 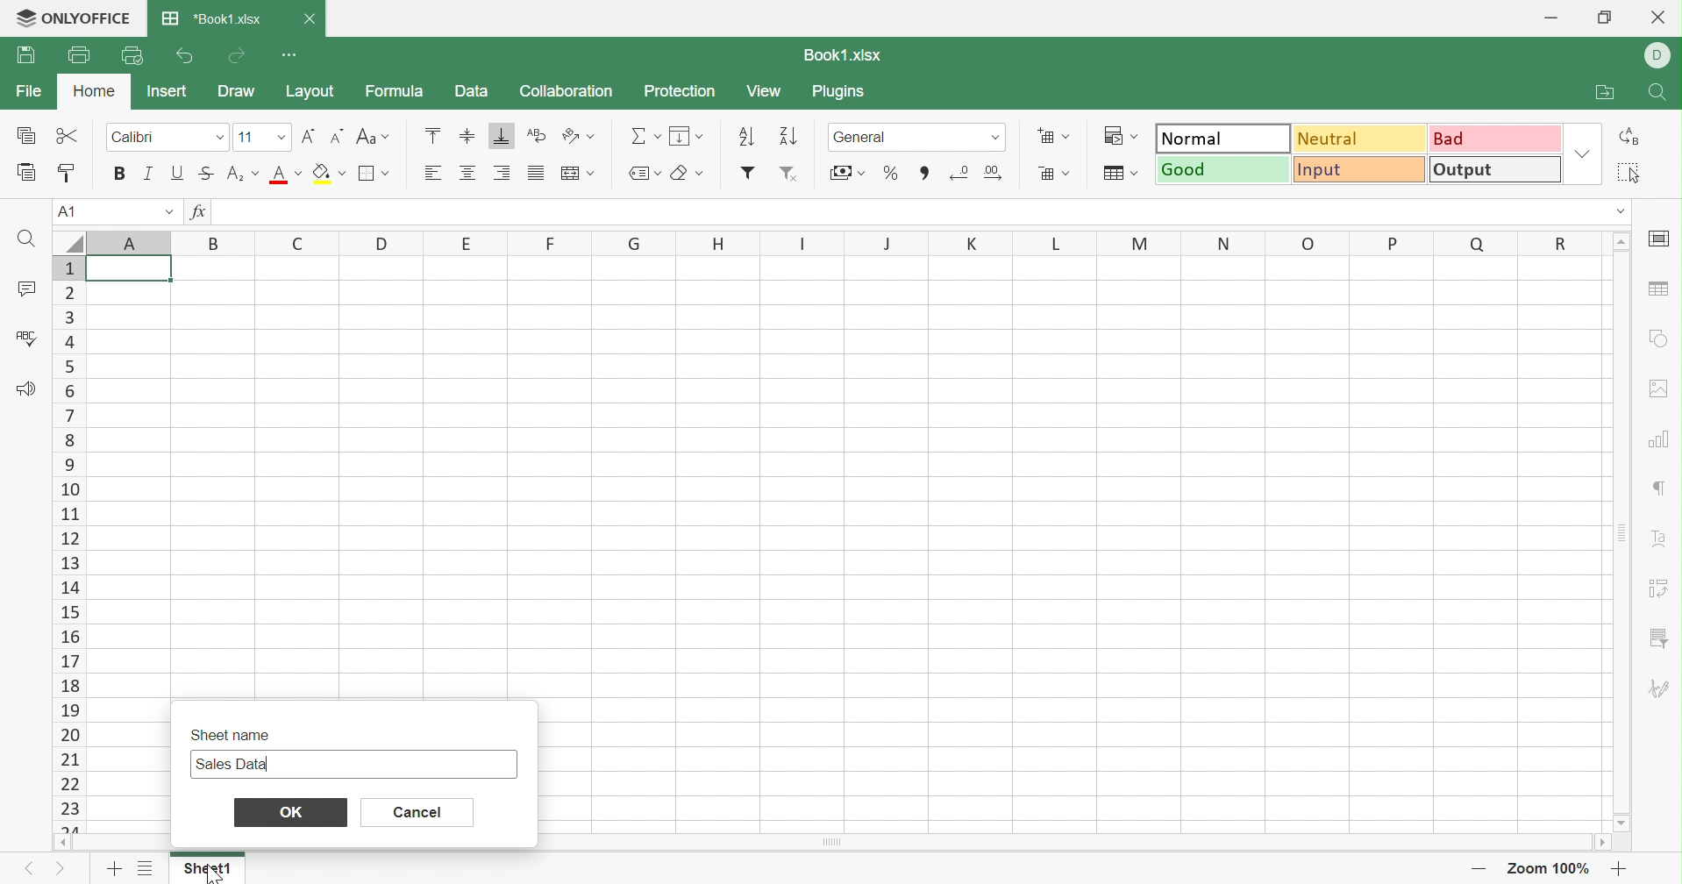 I want to click on Increase font size, so click(x=308, y=135).